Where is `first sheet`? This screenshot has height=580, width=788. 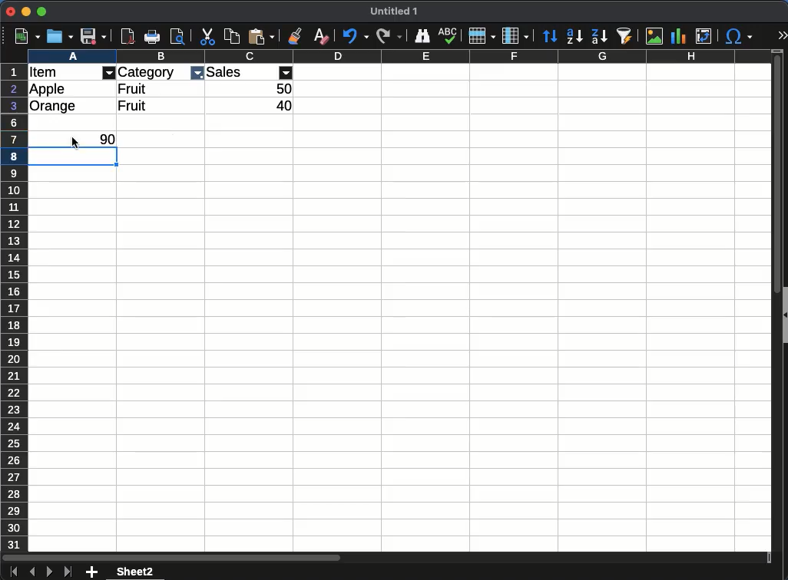 first sheet is located at coordinates (13, 572).